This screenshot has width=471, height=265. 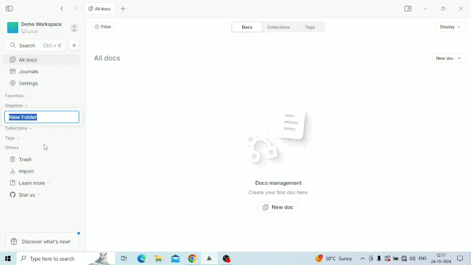 What do you see at coordinates (408, 8) in the screenshot?
I see `Expand sidebar` at bounding box center [408, 8].